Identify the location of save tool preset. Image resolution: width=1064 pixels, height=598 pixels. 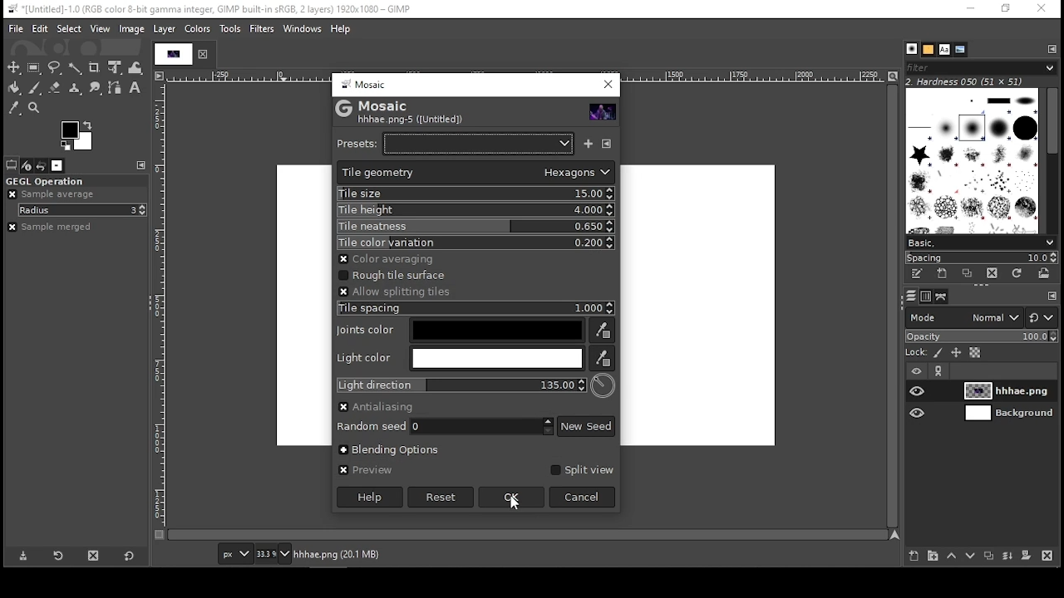
(23, 556).